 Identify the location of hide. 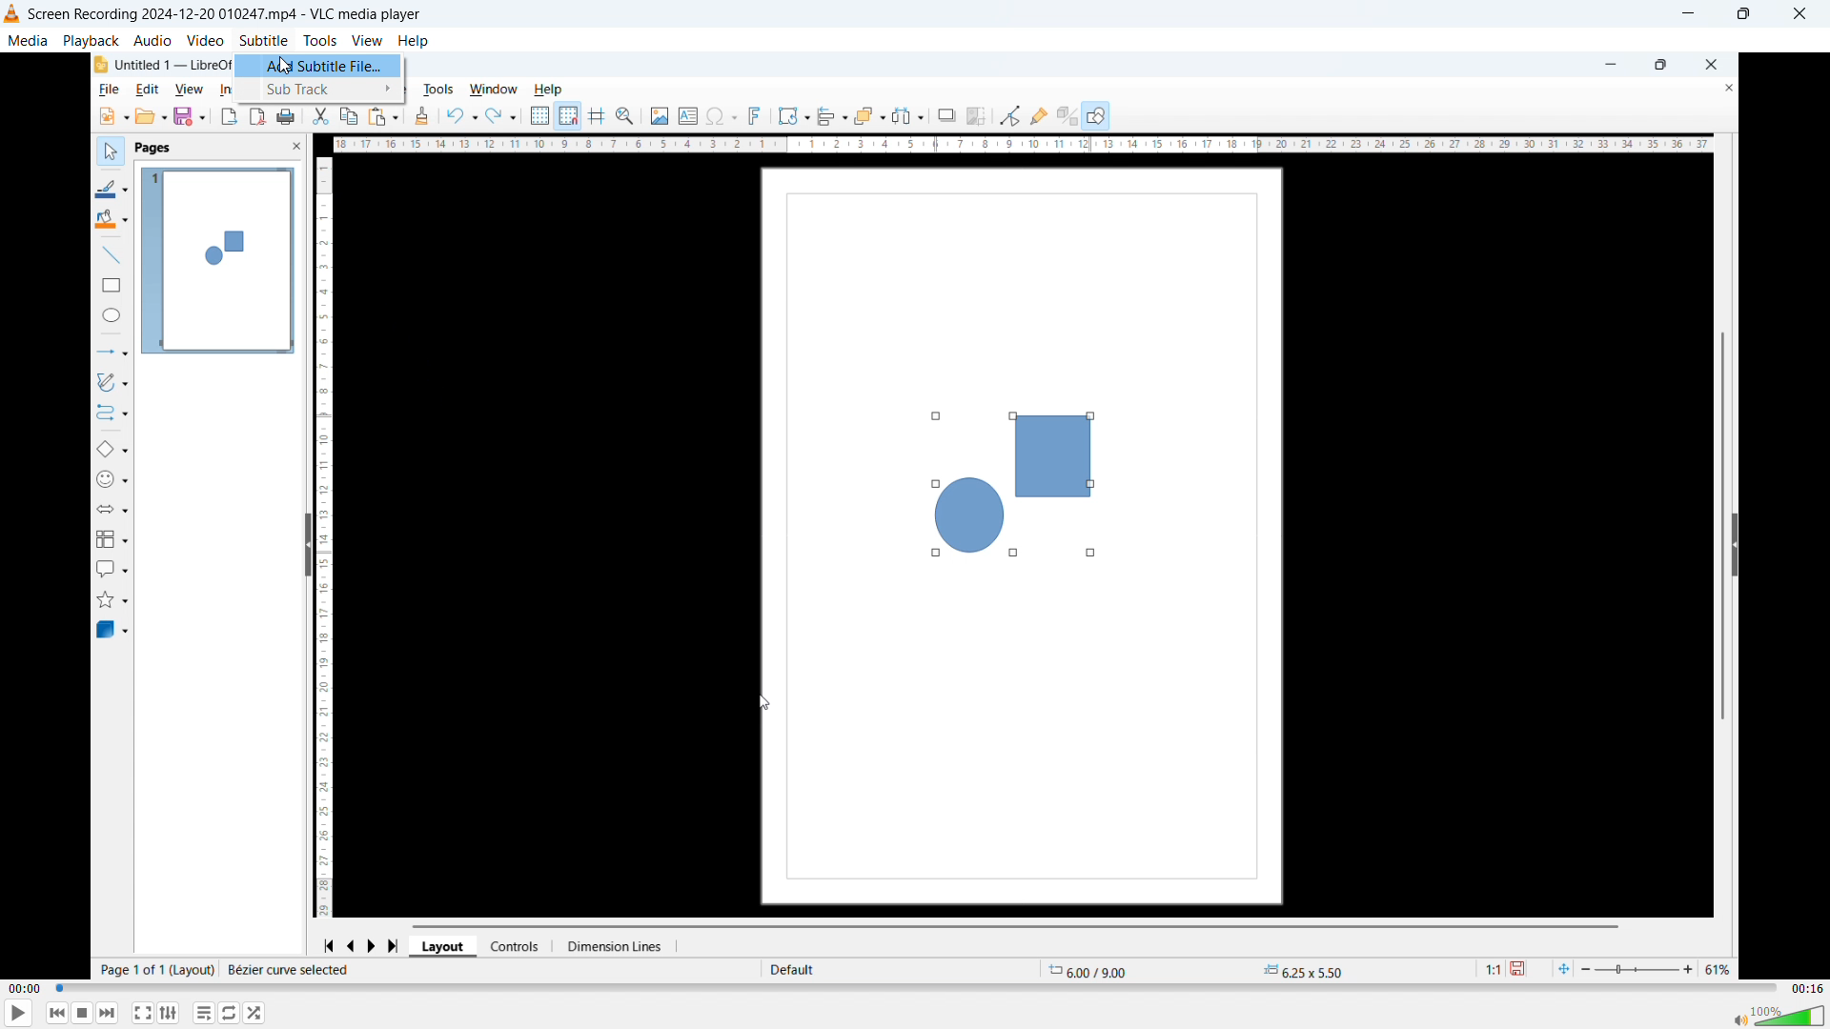
(305, 546).